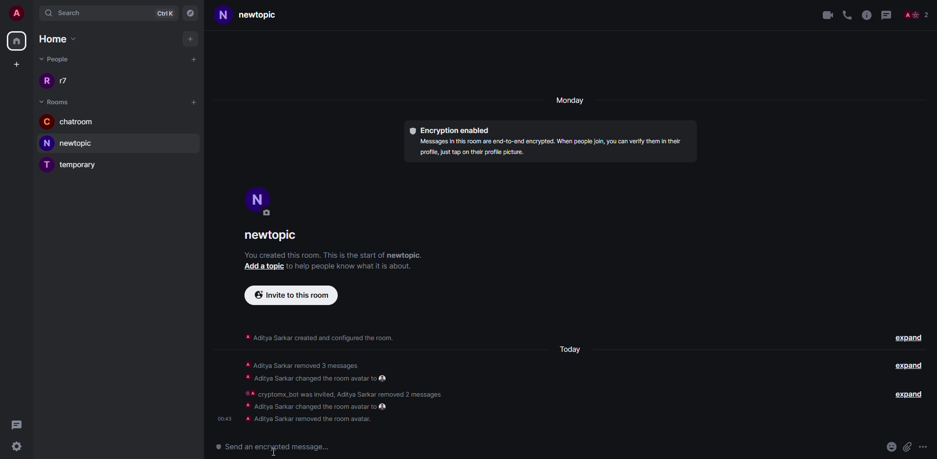 Image resolution: width=937 pixels, height=459 pixels. I want to click on newtopic, so click(260, 16).